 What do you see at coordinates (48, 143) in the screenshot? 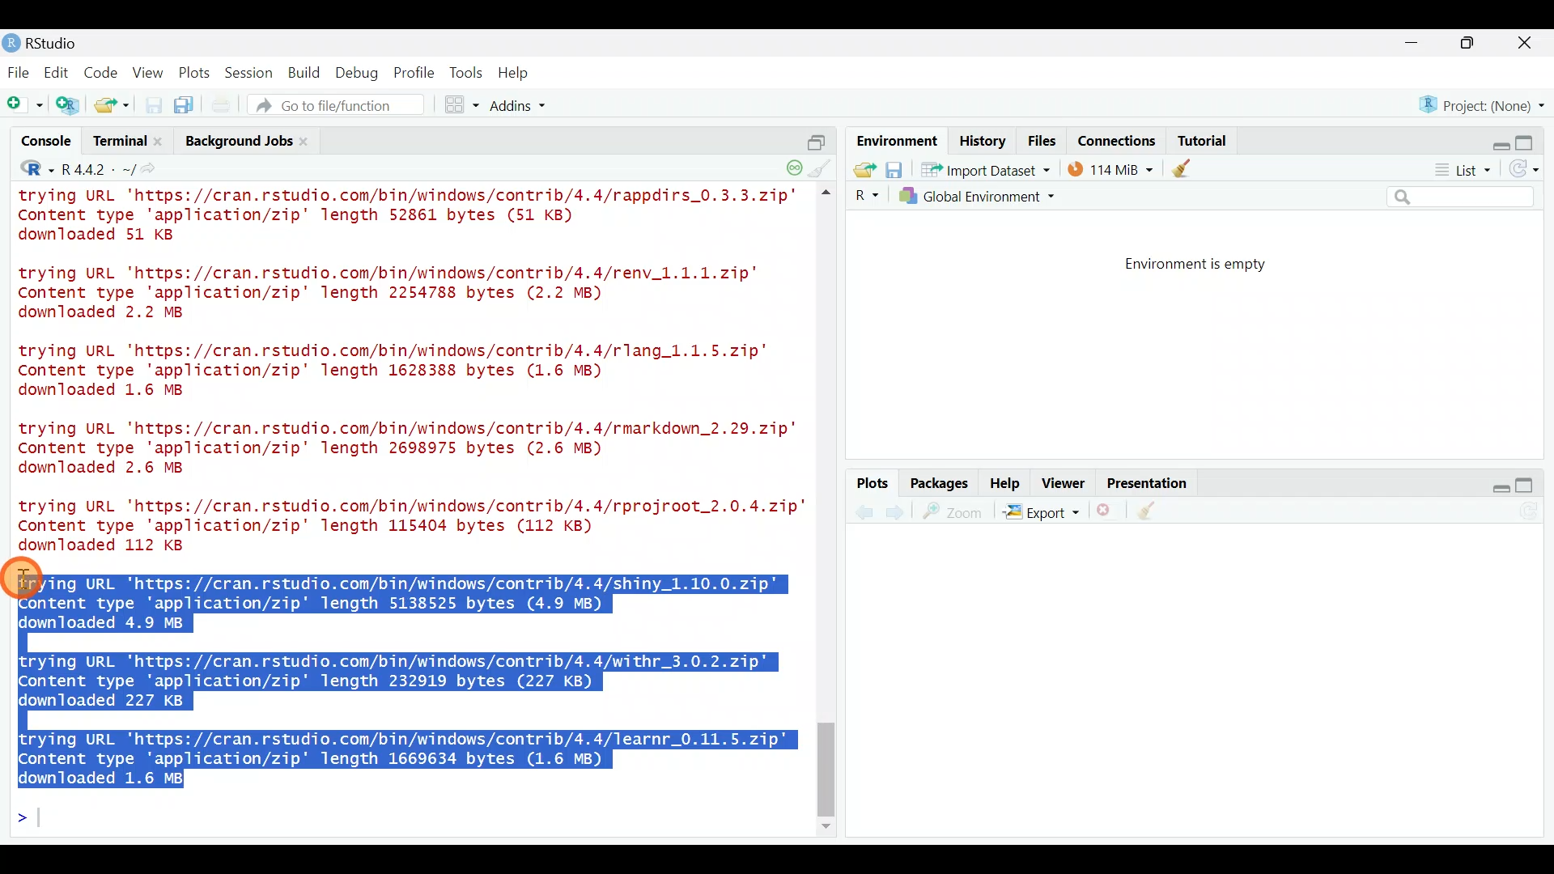
I see `Console` at bounding box center [48, 143].